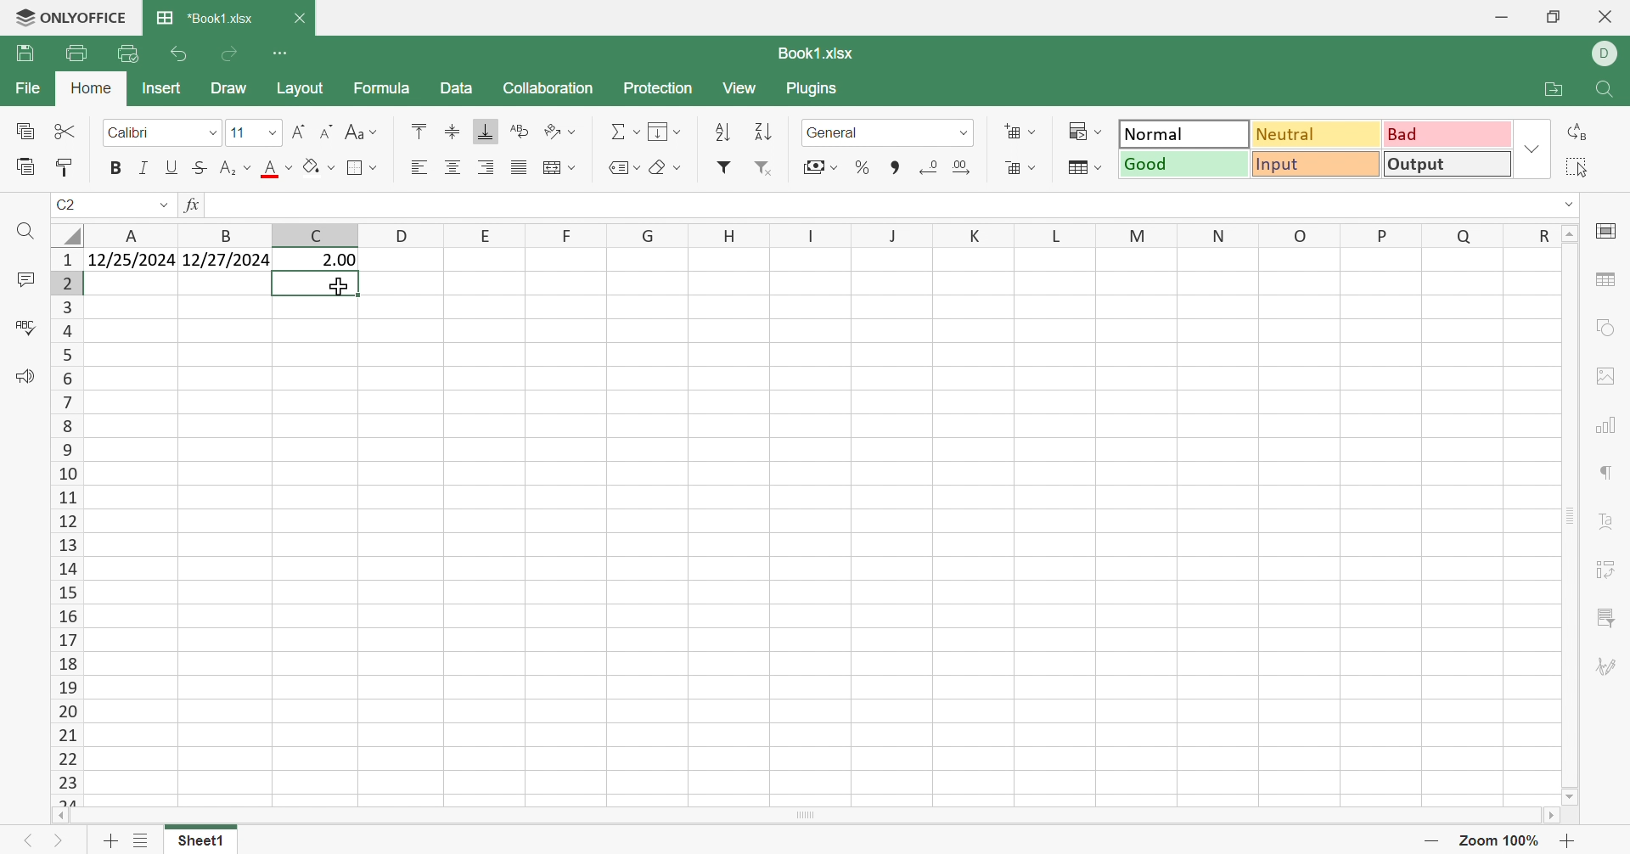  I want to click on Zoom 100%, so click(1504, 841).